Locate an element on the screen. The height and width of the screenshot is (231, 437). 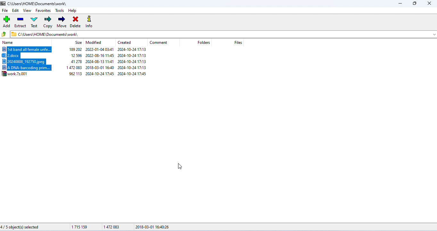
favorites is located at coordinates (44, 10).